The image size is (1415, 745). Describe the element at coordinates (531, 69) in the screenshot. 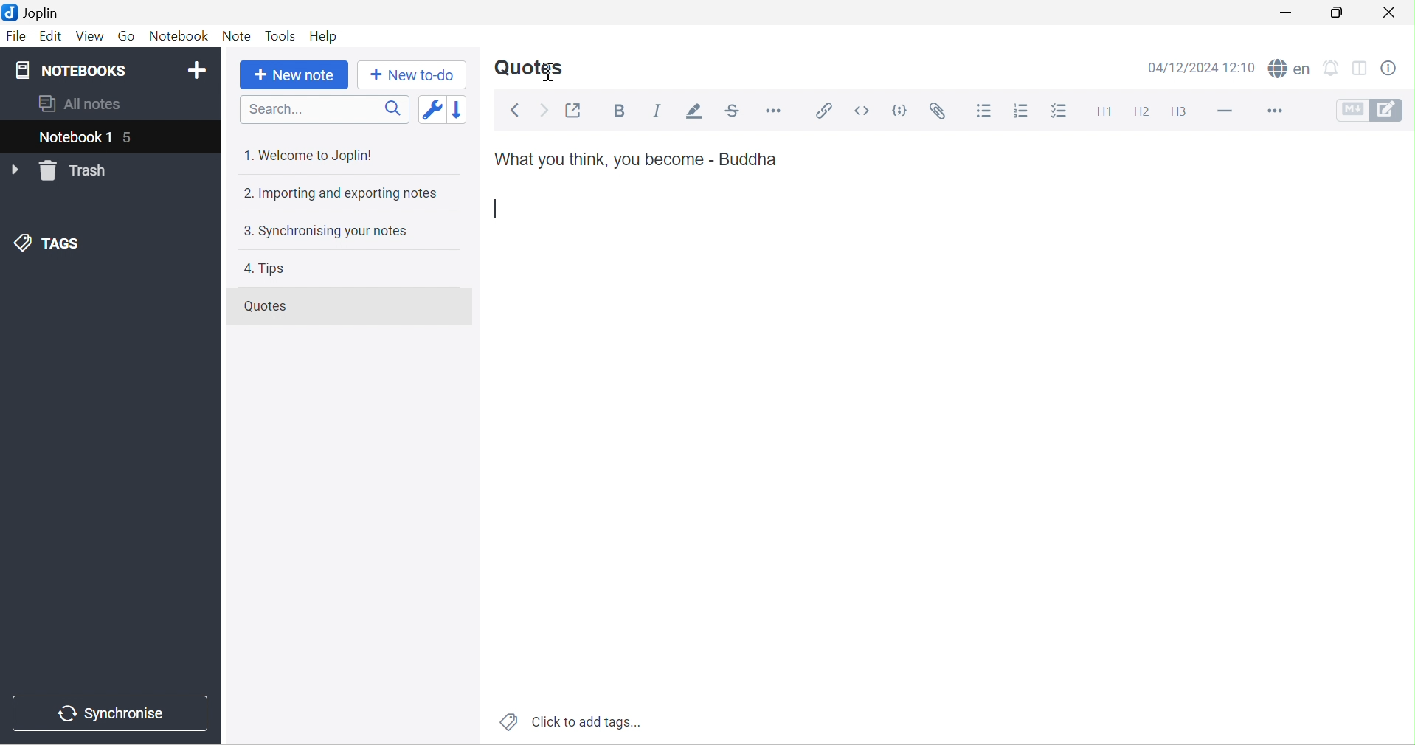

I see `Quotes` at that location.